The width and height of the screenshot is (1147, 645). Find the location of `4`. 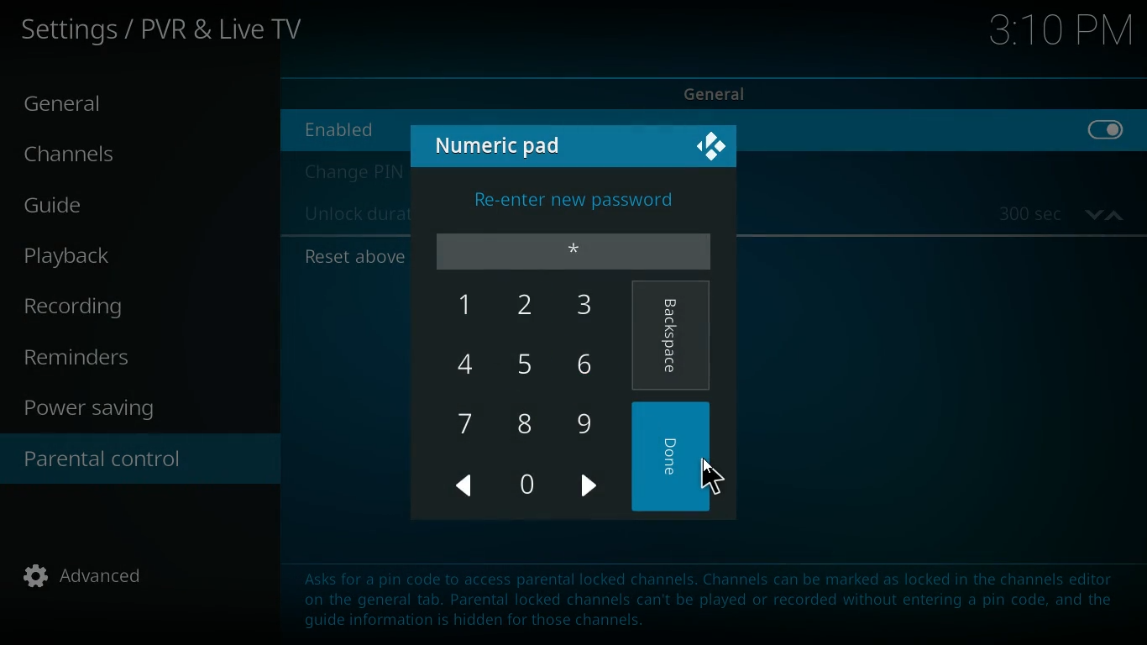

4 is located at coordinates (466, 362).